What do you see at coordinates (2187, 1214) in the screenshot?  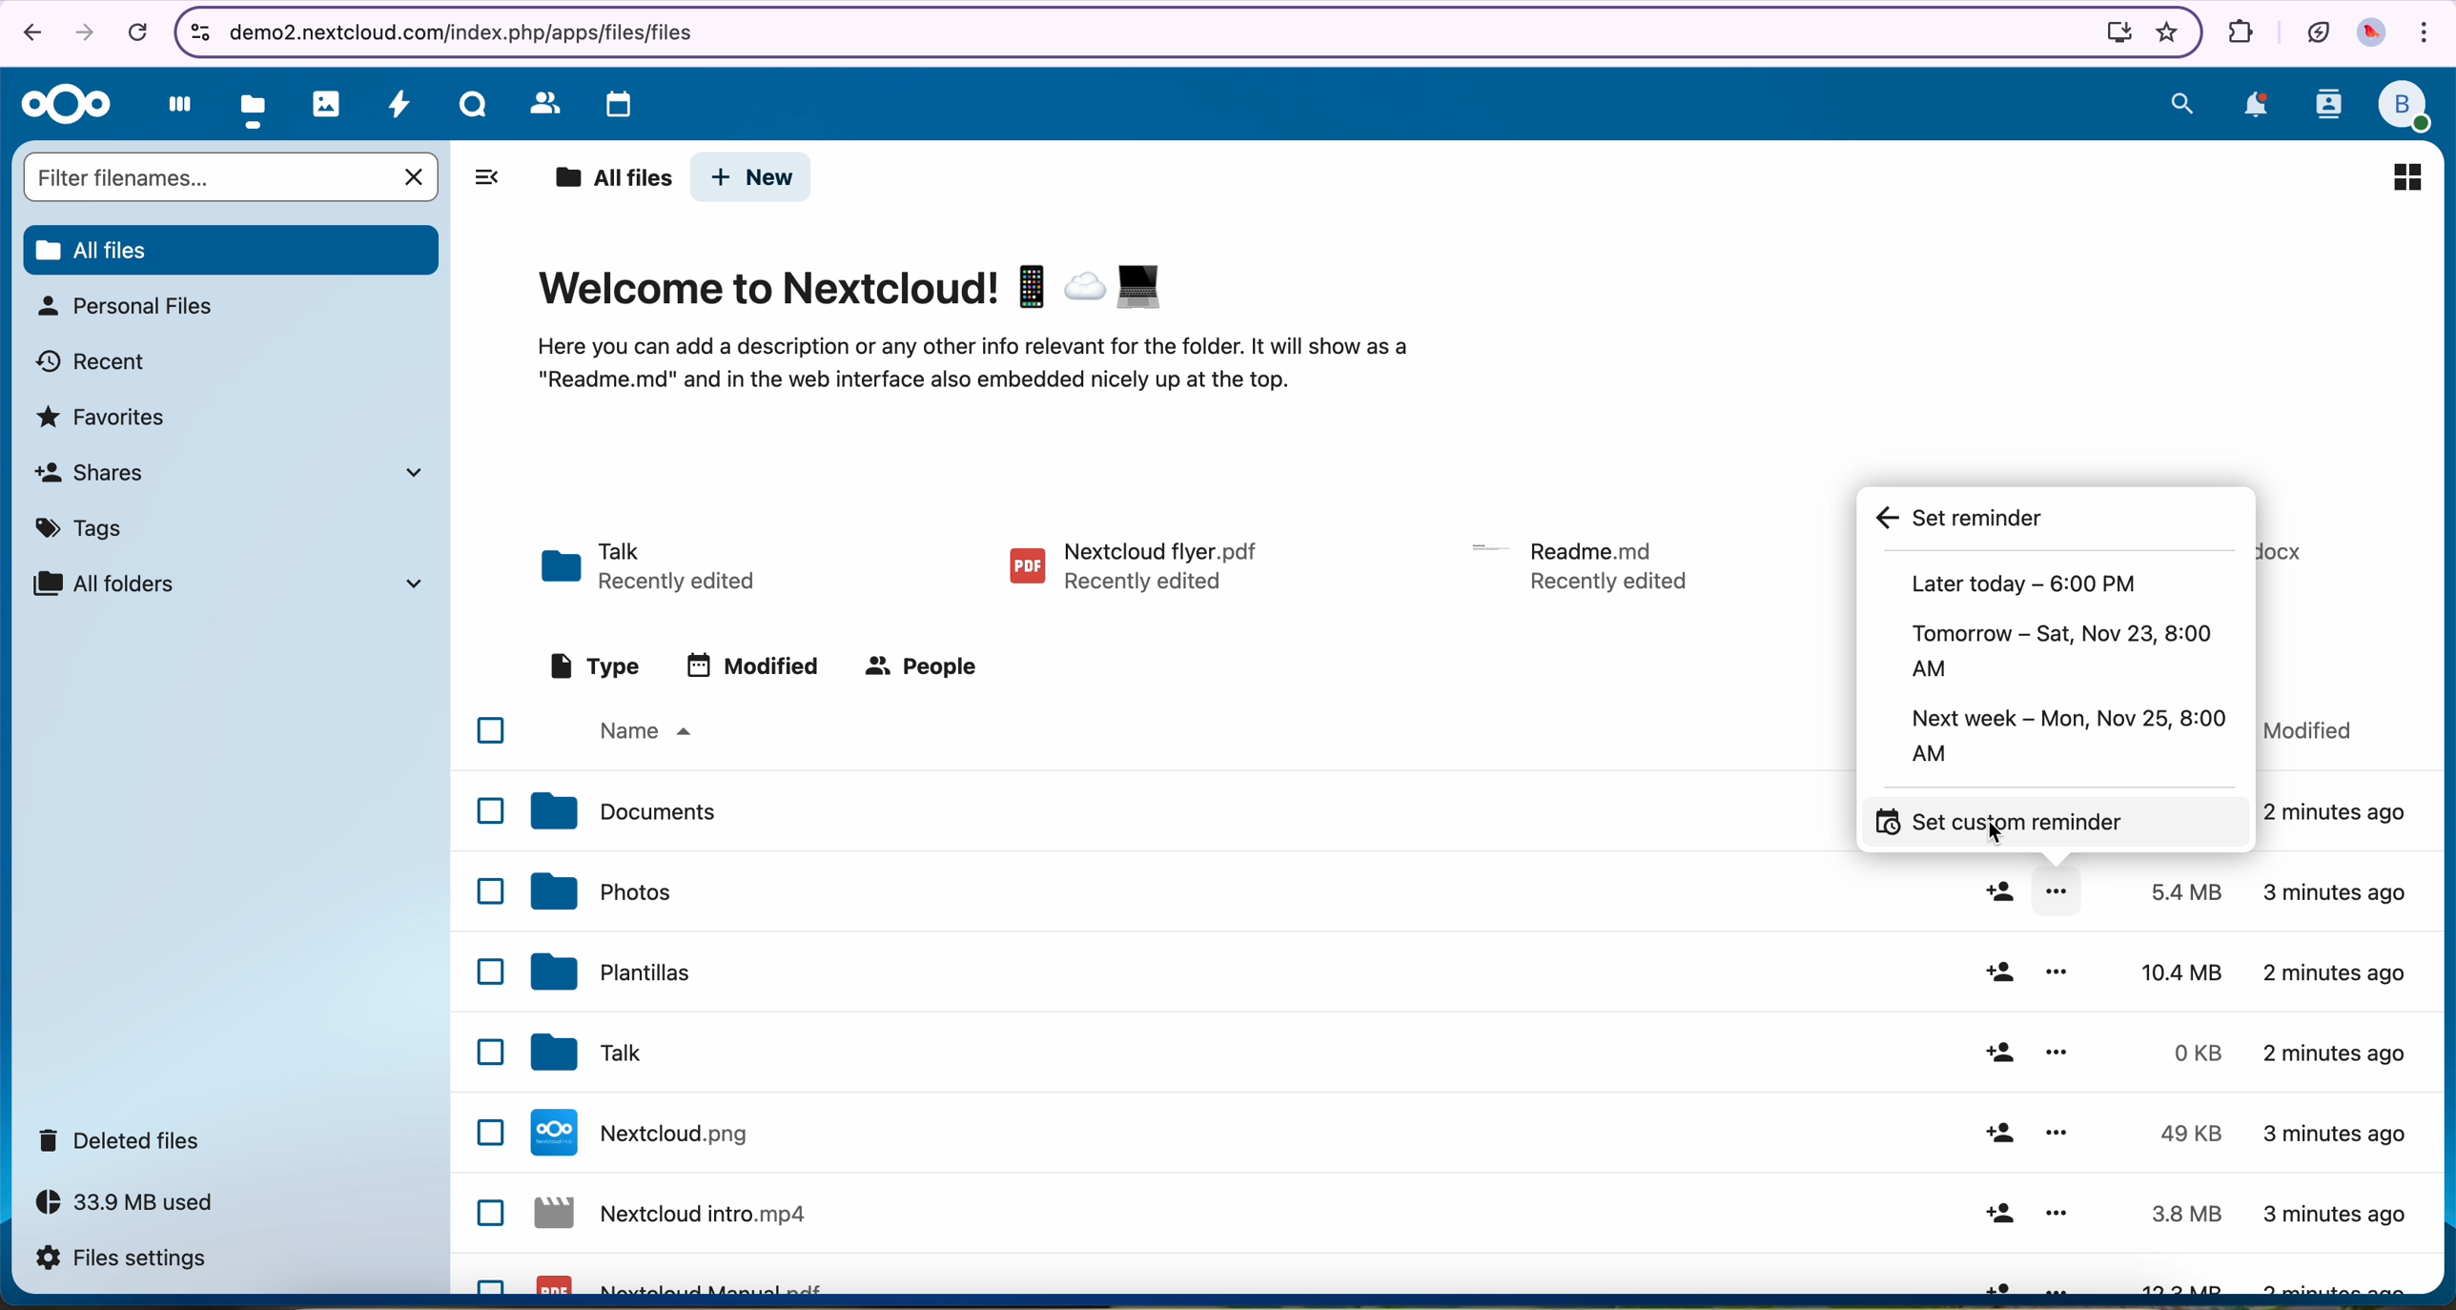 I see `3.8` at bounding box center [2187, 1214].